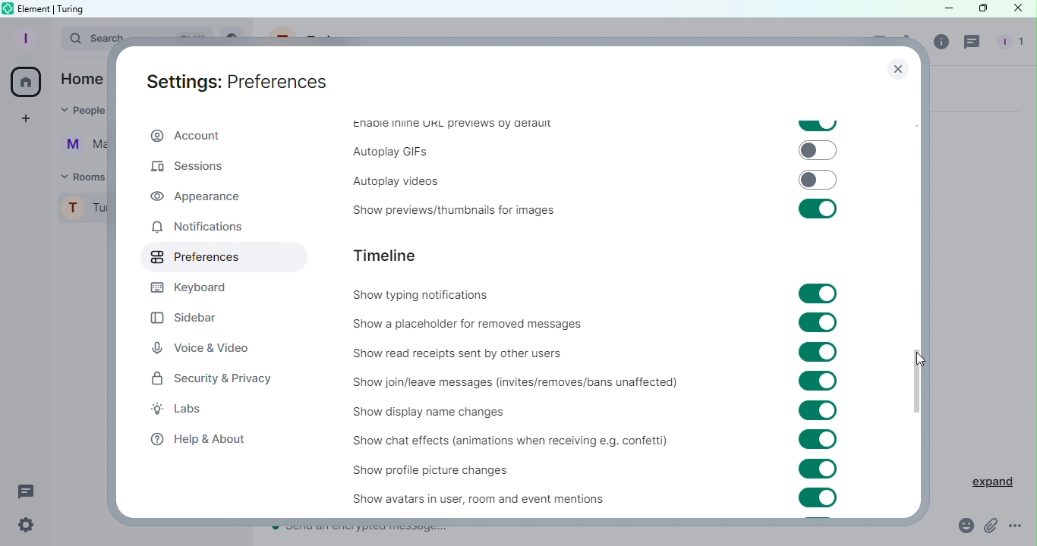 The width and height of the screenshot is (1037, 546). I want to click on turing, so click(73, 8).